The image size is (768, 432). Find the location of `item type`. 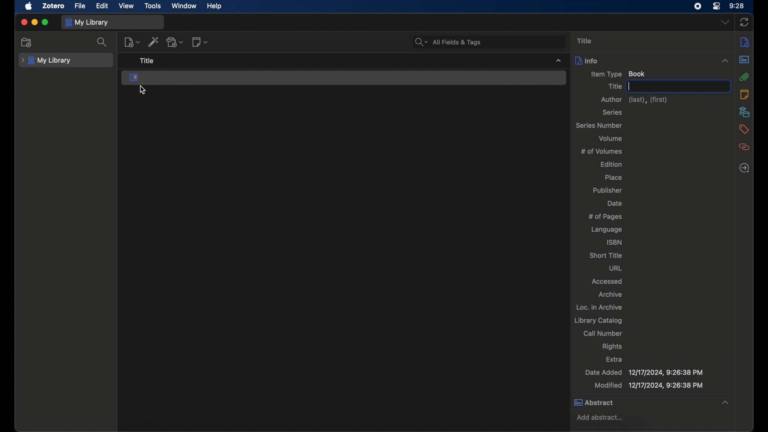

item type is located at coordinates (619, 74).